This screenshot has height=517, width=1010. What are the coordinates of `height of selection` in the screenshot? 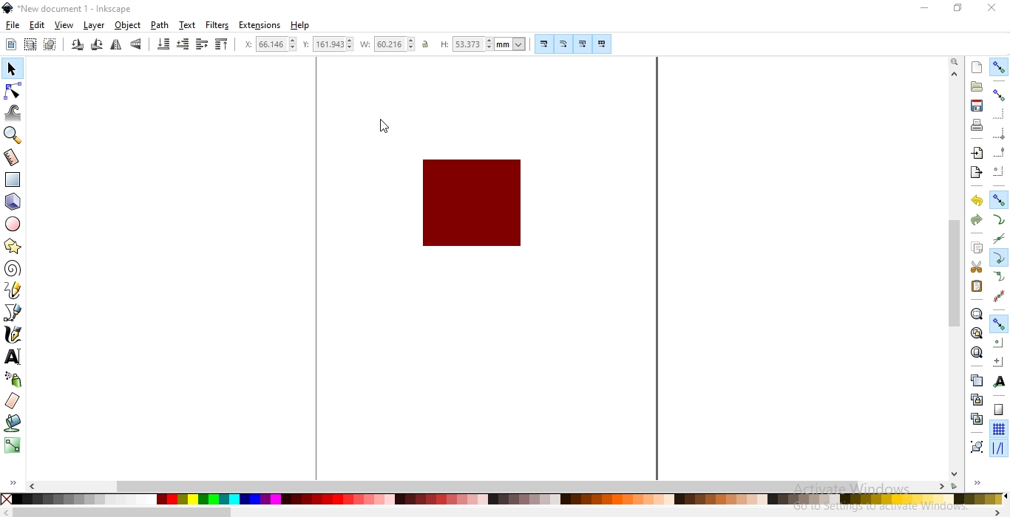 It's located at (442, 44).